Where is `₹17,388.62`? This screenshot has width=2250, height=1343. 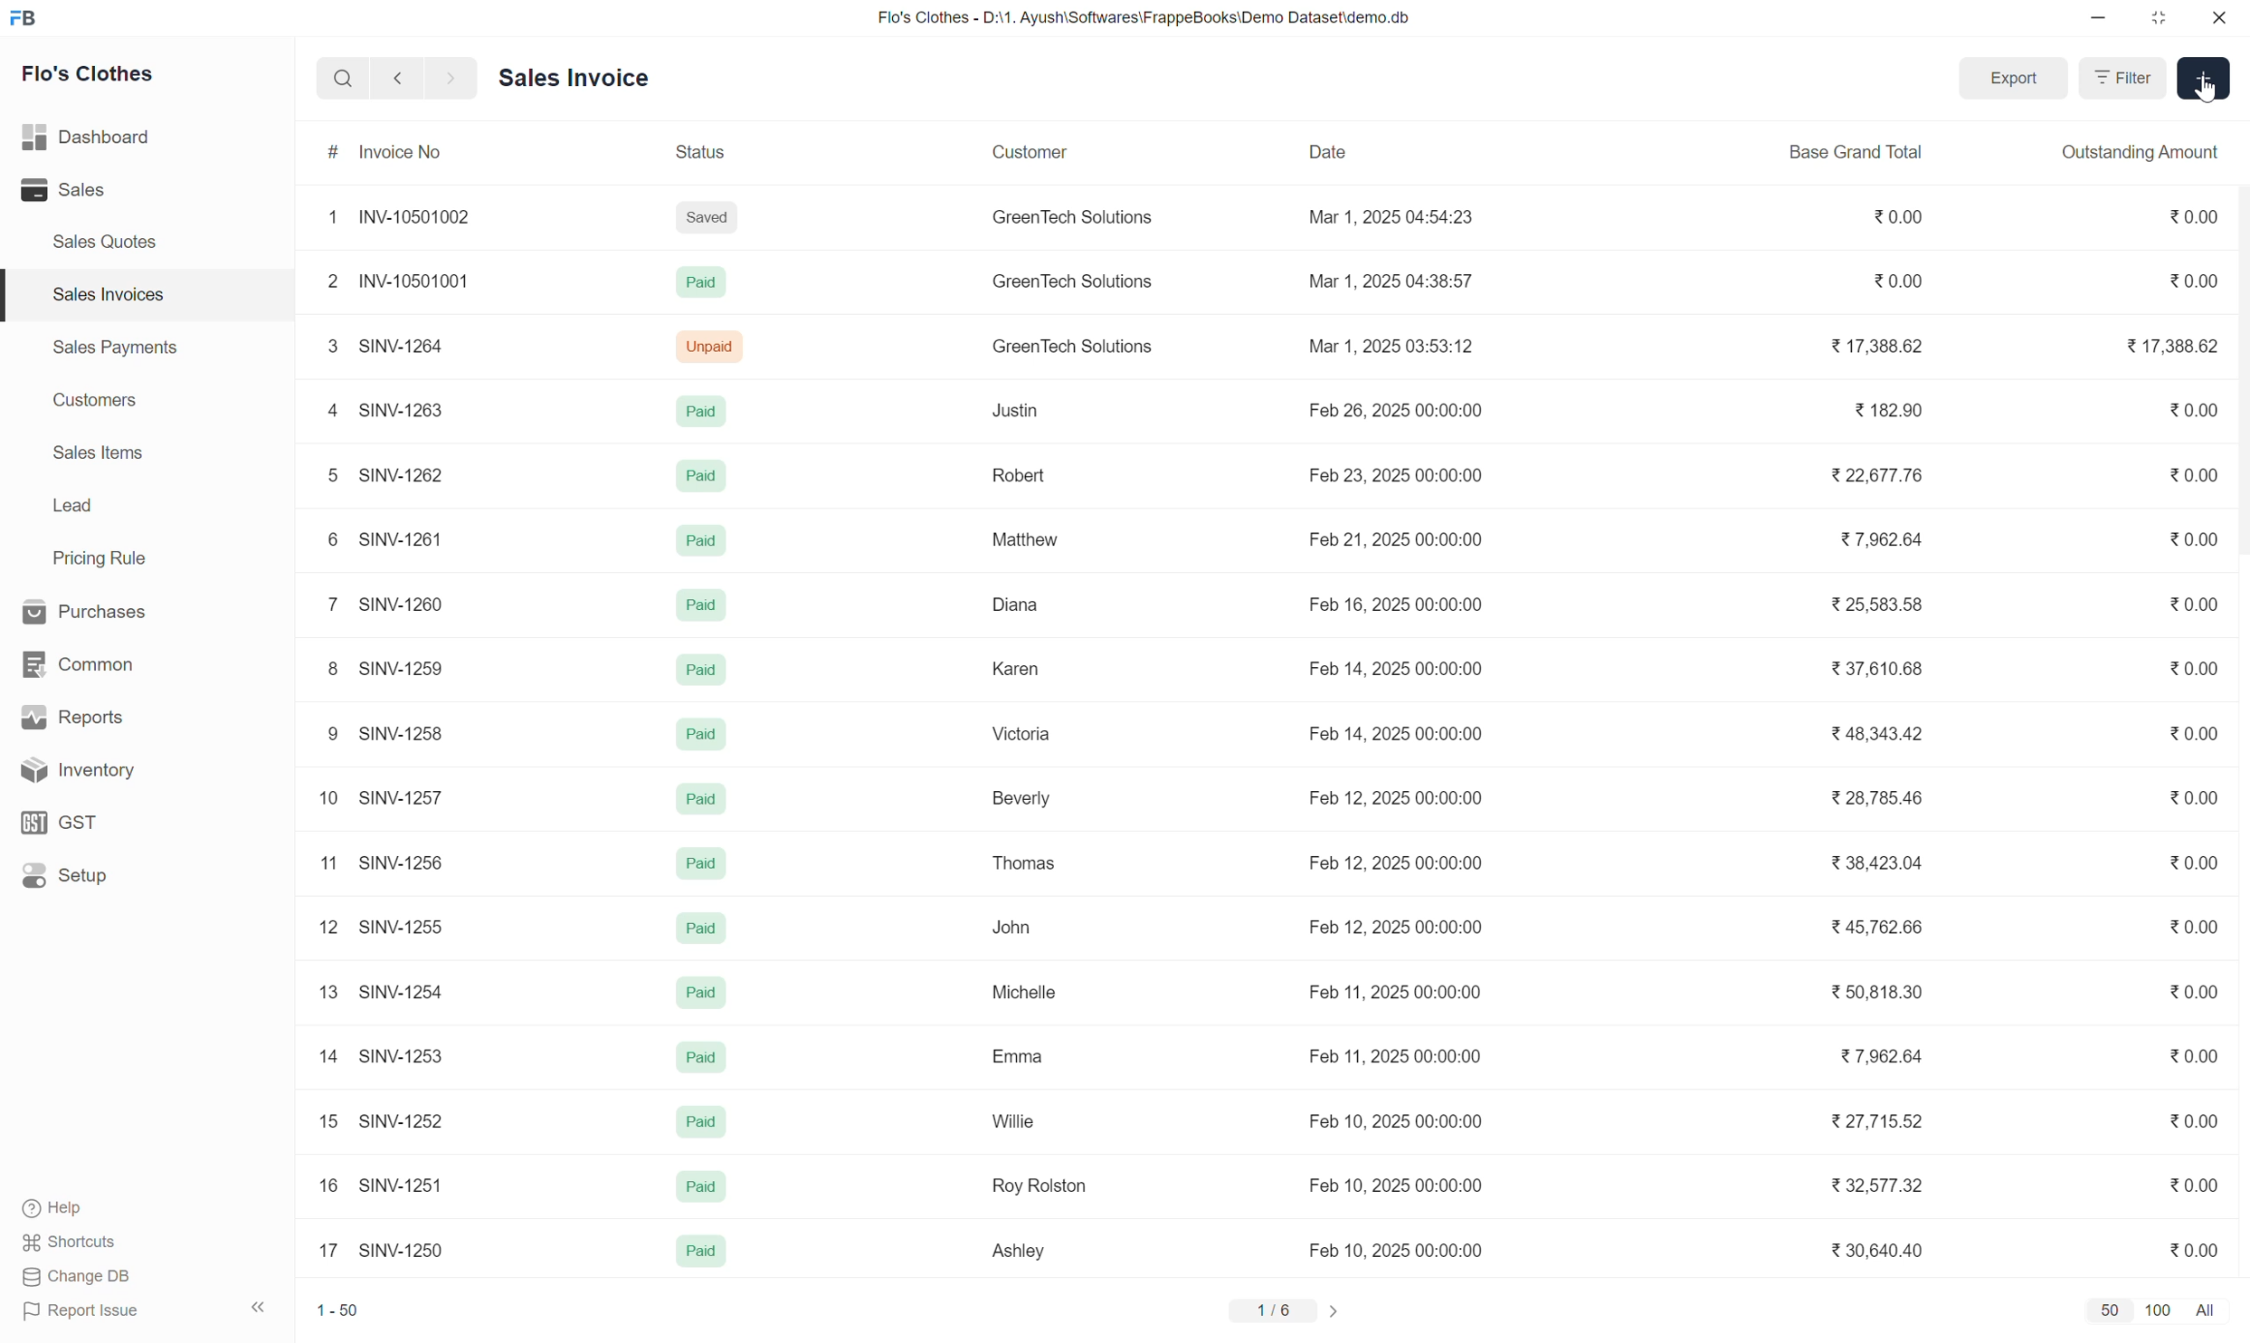
₹17,388.62 is located at coordinates (2169, 349).